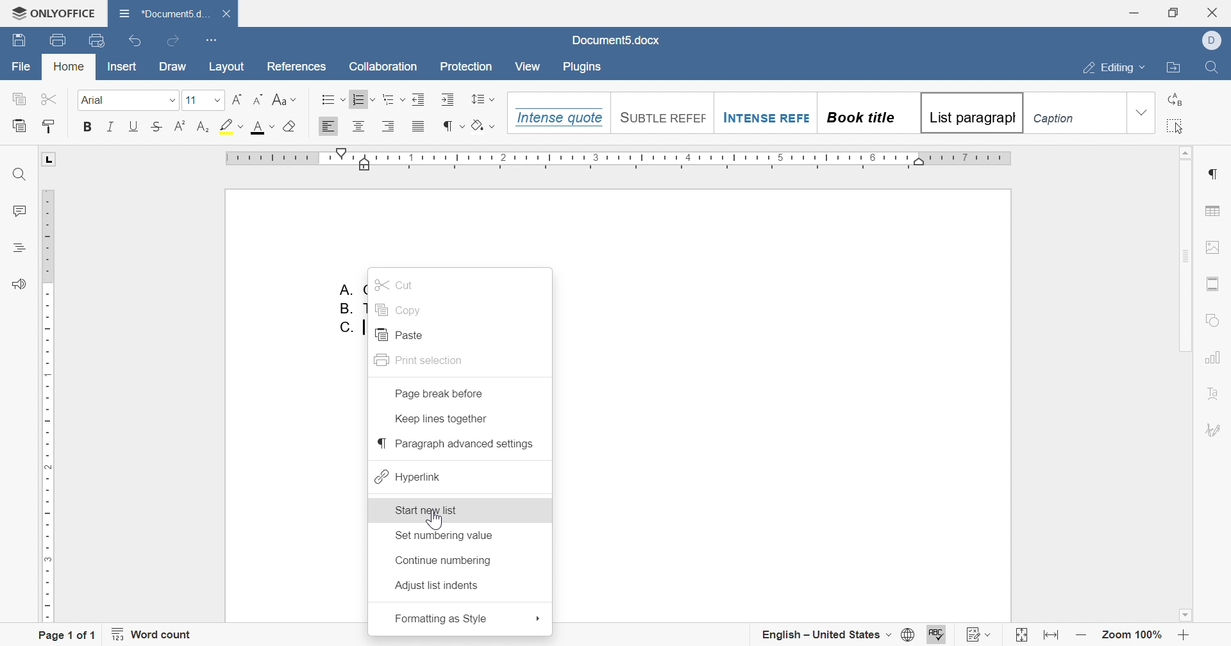 This screenshot has width=1231, height=646. What do you see at coordinates (443, 535) in the screenshot?
I see `set numbering value` at bounding box center [443, 535].